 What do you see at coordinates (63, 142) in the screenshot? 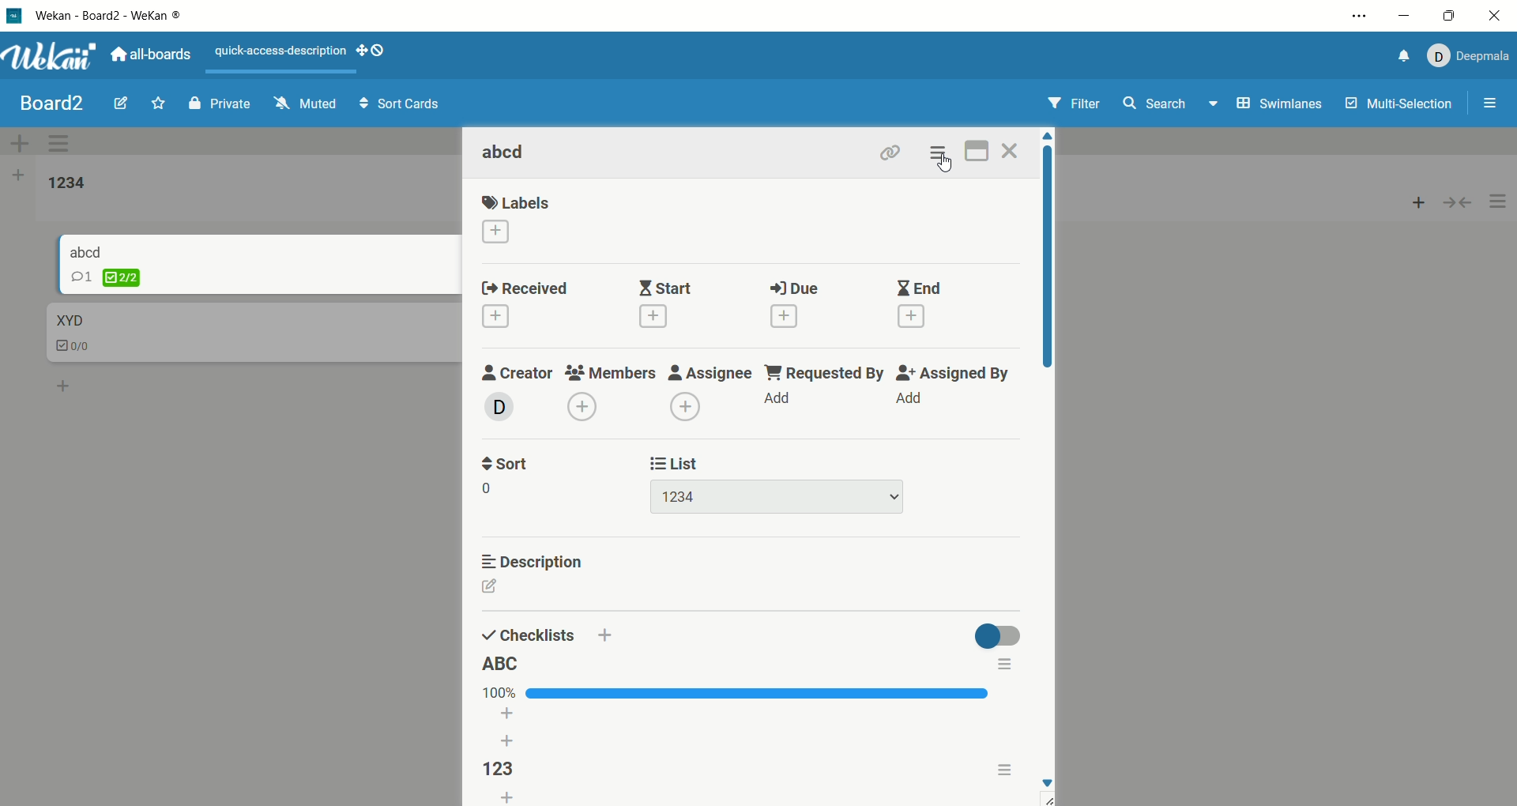
I see `swimlane actions` at bounding box center [63, 142].